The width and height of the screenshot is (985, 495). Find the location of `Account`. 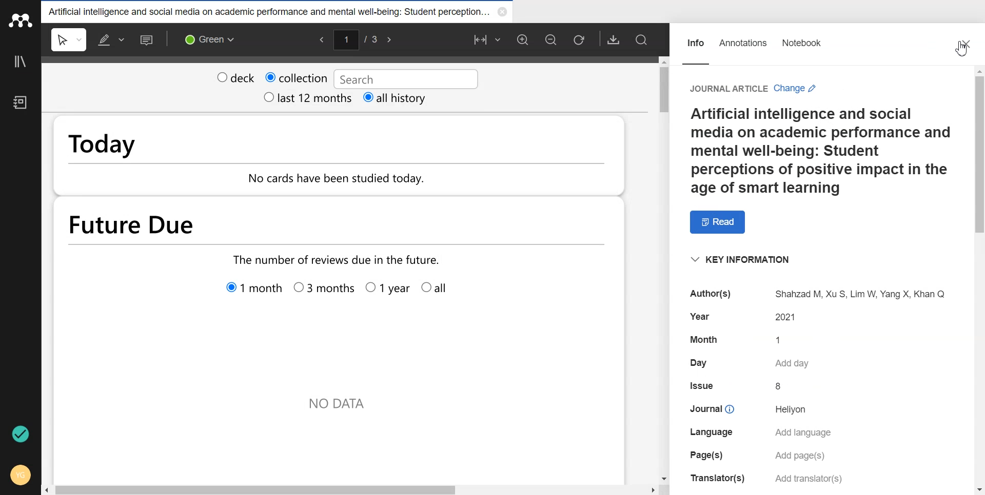

Account is located at coordinates (19, 475).